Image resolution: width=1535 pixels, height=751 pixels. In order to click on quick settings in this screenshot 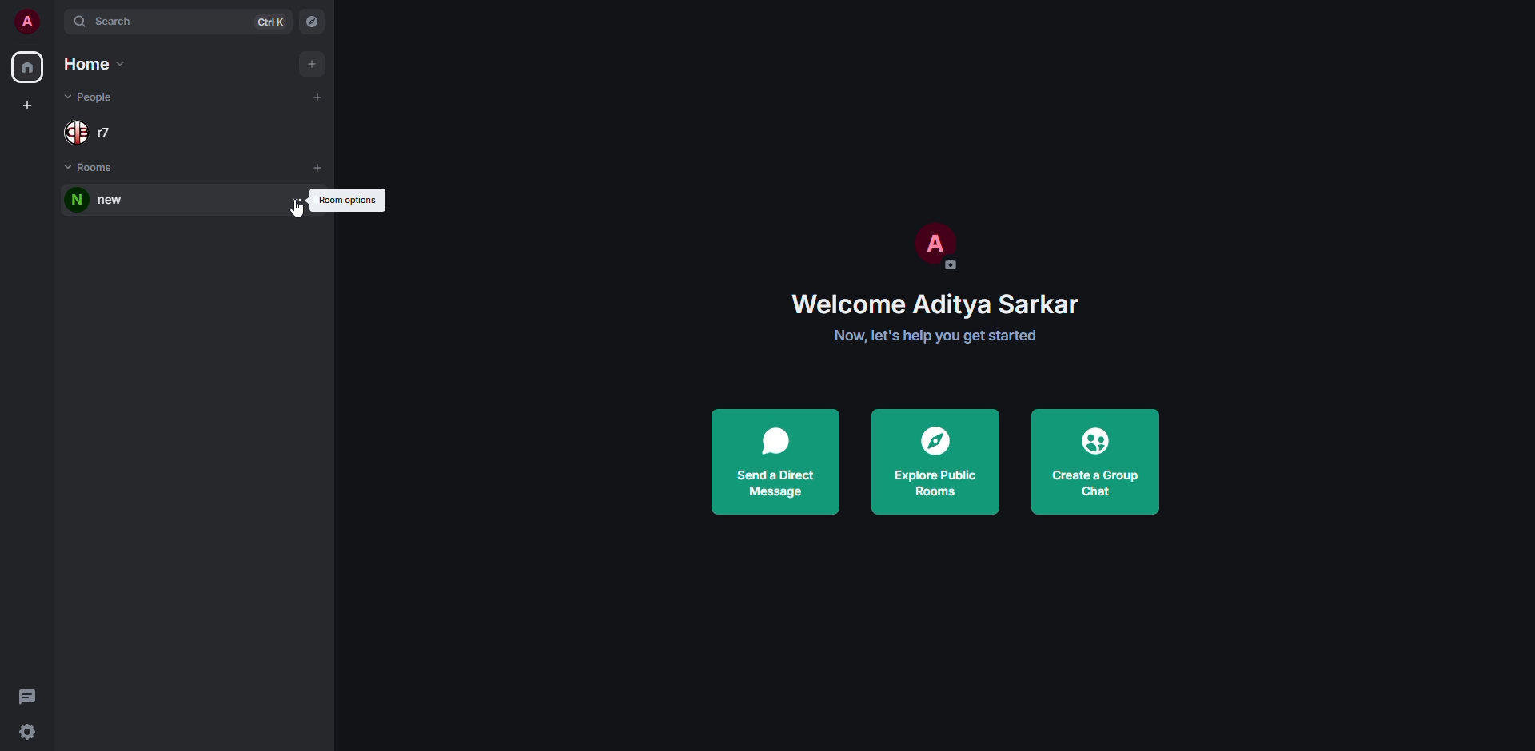, I will do `click(26, 733)`.